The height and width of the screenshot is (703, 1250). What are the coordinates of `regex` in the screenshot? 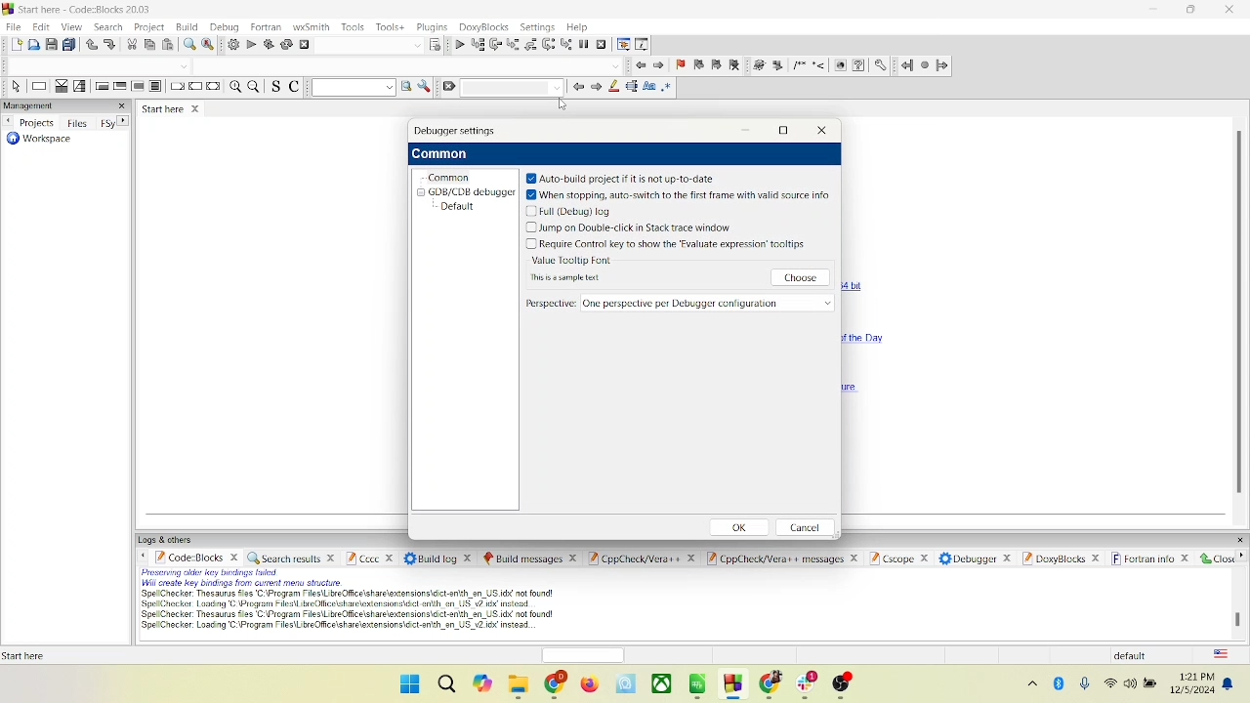 It's located at (667, 88).